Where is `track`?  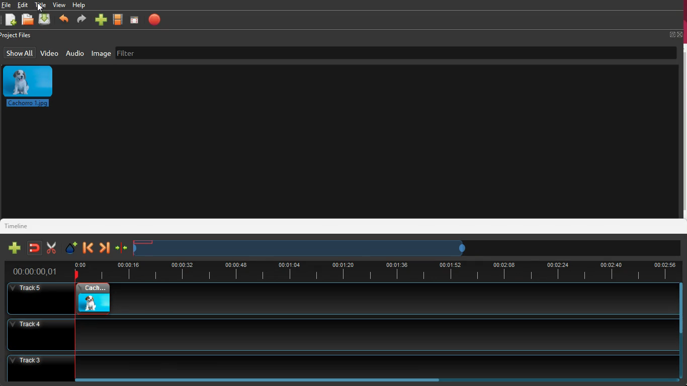 track is located at coordinates (339, 334).